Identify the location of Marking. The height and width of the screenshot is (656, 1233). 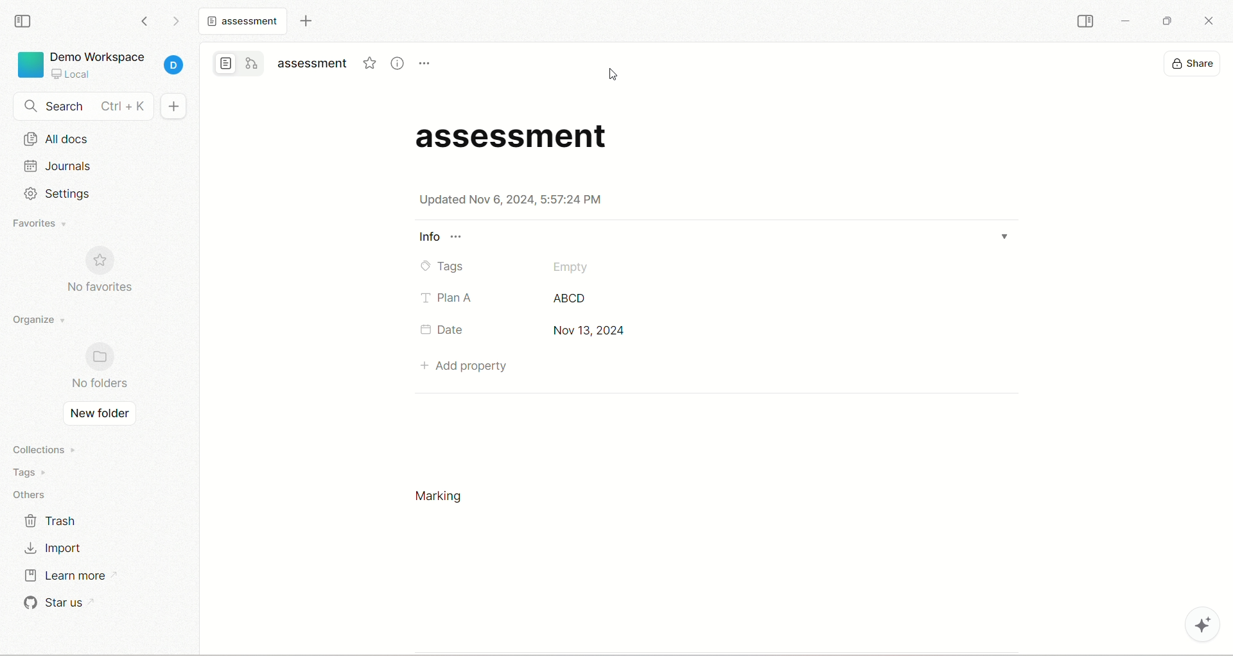
(440, 496).